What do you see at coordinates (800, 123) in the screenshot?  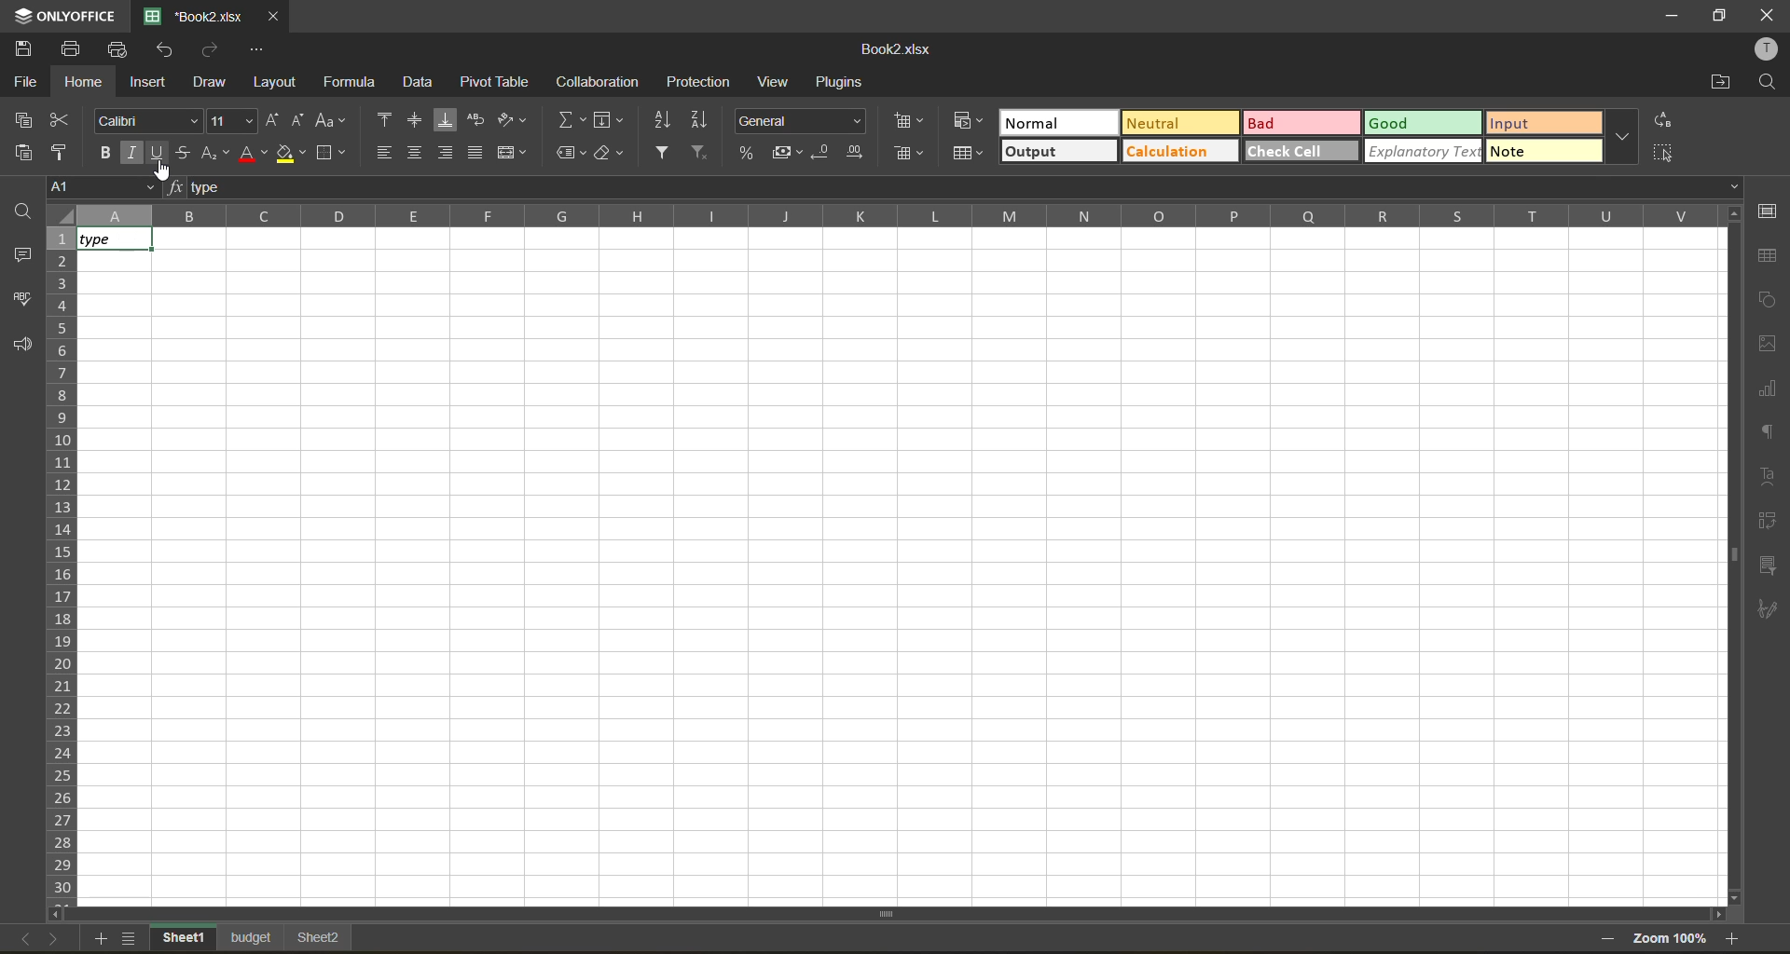 I see `number format` at bounding box center [800, 123].